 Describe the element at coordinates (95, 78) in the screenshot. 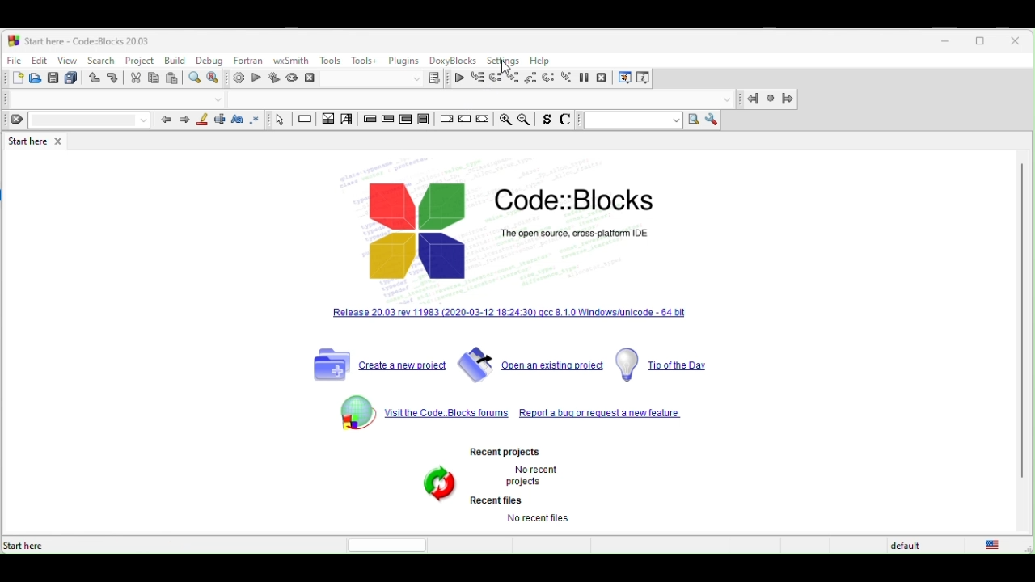

I see `undo` at that location.